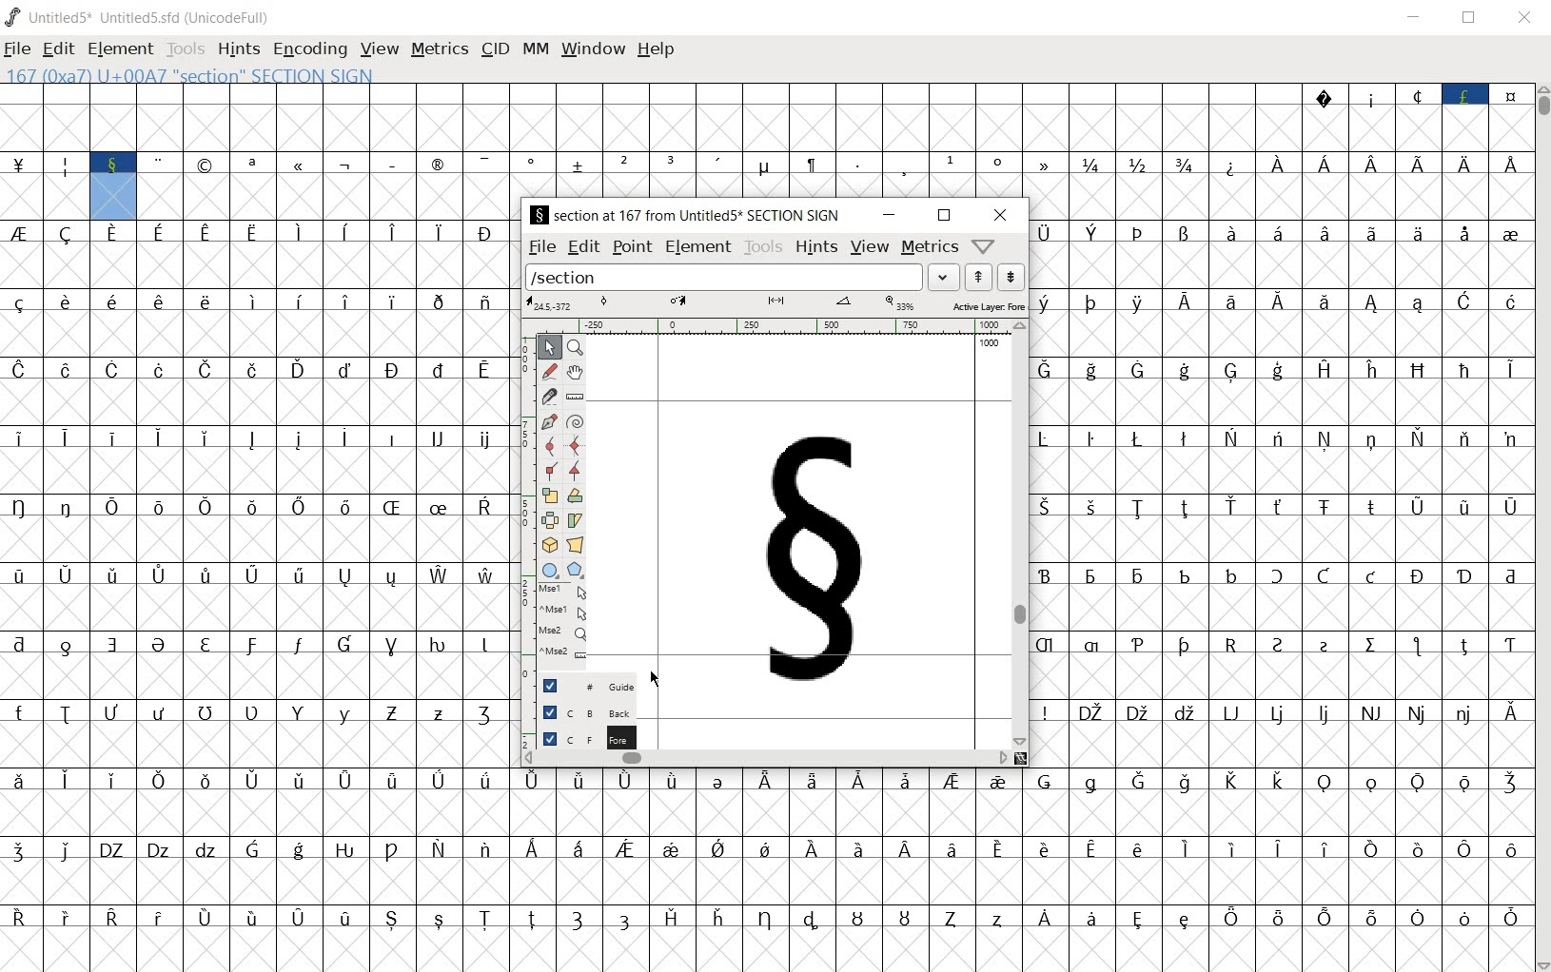 This screenshot has width=1551, height=972. I want to click on metrics, so click(929, 247).